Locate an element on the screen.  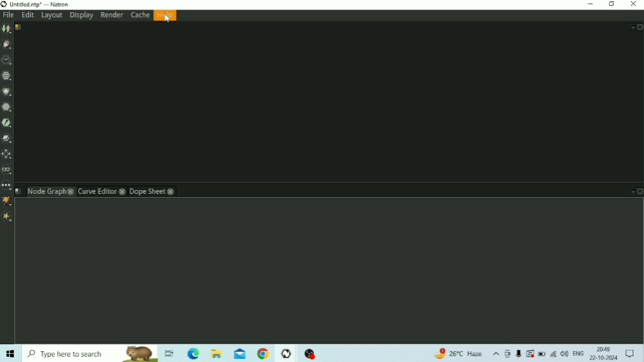
Show hidden icons is located at coordinates (496, 354).